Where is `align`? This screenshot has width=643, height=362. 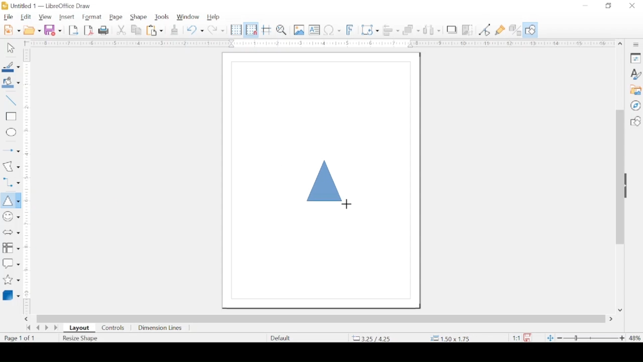 align is located at coordinates (392, 29).